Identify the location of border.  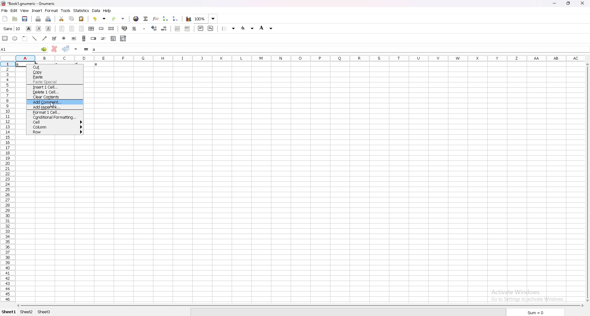
(229, 29).